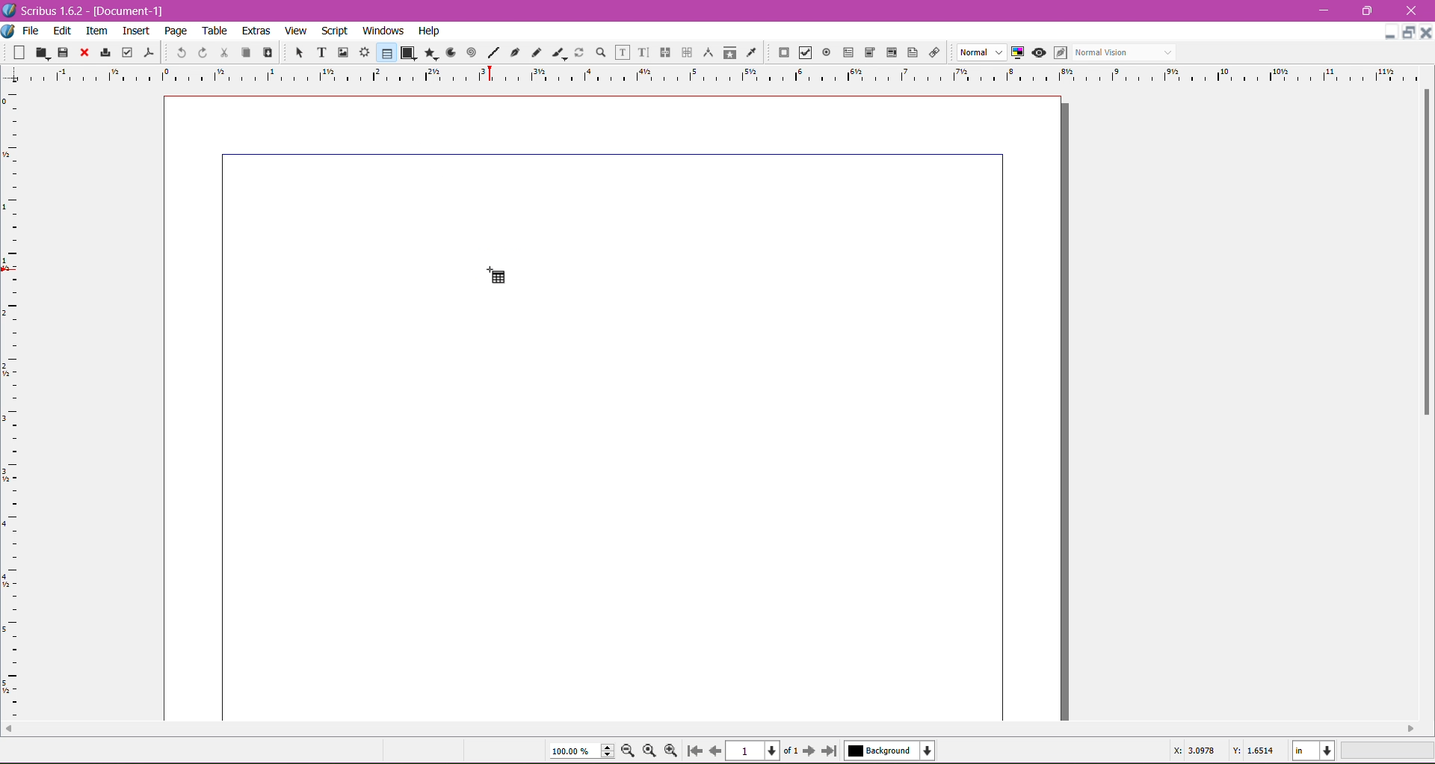  What do you see at coordinates (83, 53) in the screenshot?
I see `Close` at bounding box center [83, 53].